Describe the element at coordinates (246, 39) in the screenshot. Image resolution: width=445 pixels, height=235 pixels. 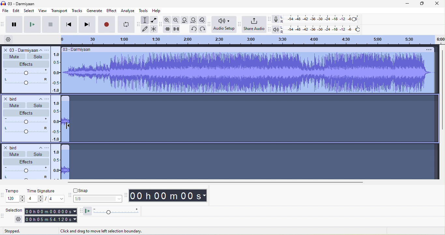
I see `click and drag to define a looping region` at that location.